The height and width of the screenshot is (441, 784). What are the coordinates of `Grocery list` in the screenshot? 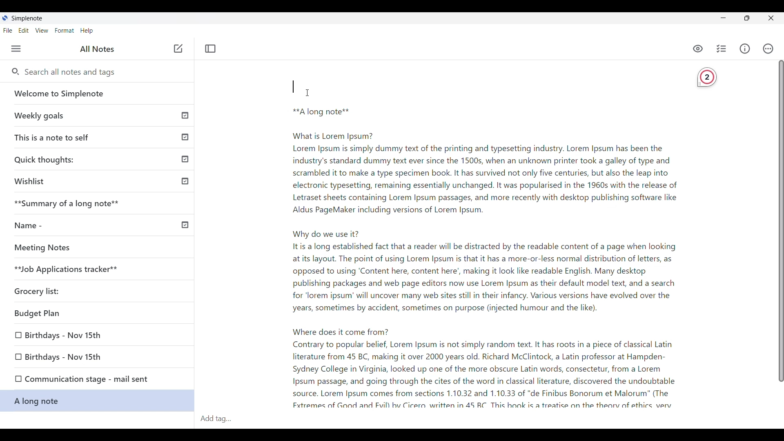 It's located at (49, 287).